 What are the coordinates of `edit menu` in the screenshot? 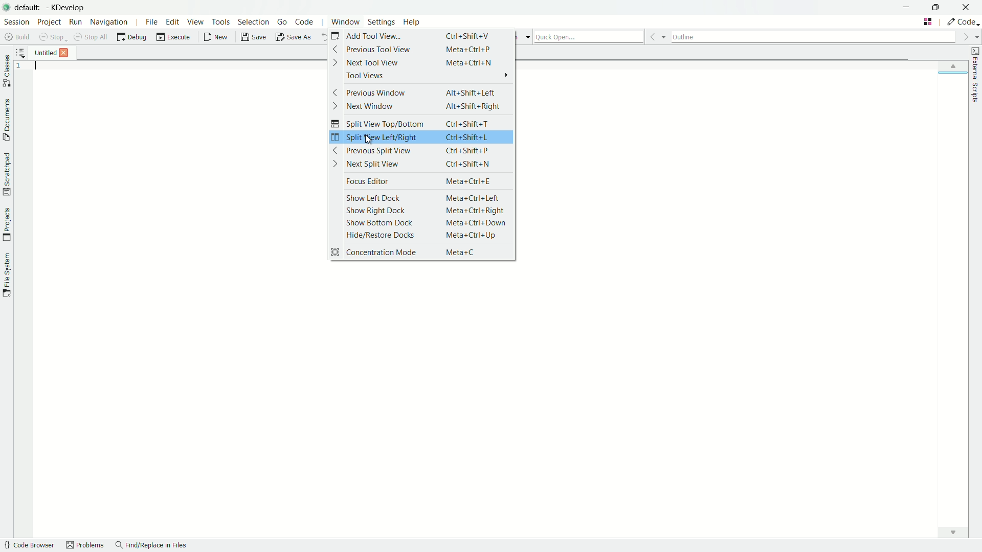 It's located at (174, 22).